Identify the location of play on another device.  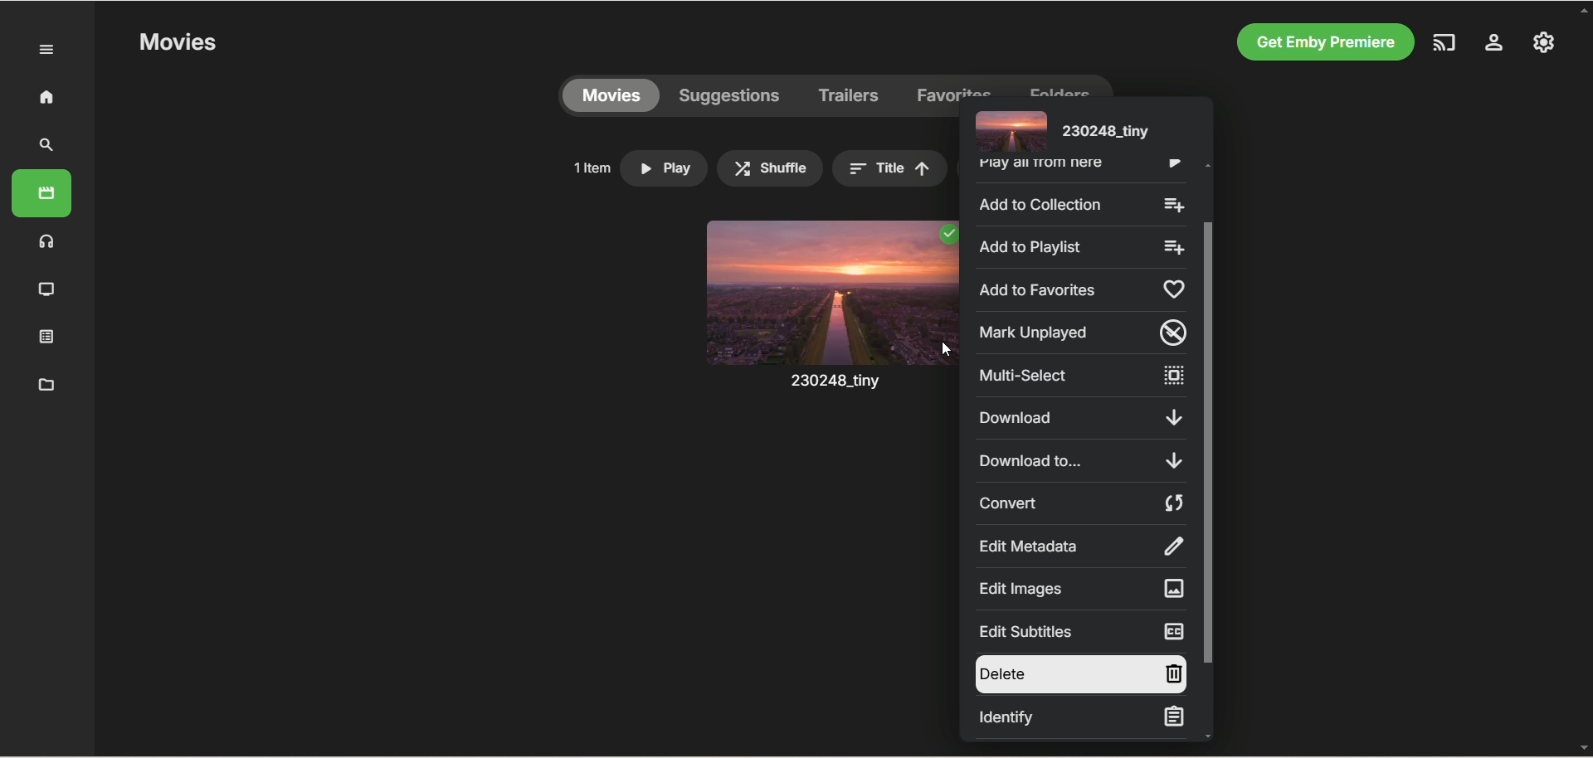
(1446, 42).